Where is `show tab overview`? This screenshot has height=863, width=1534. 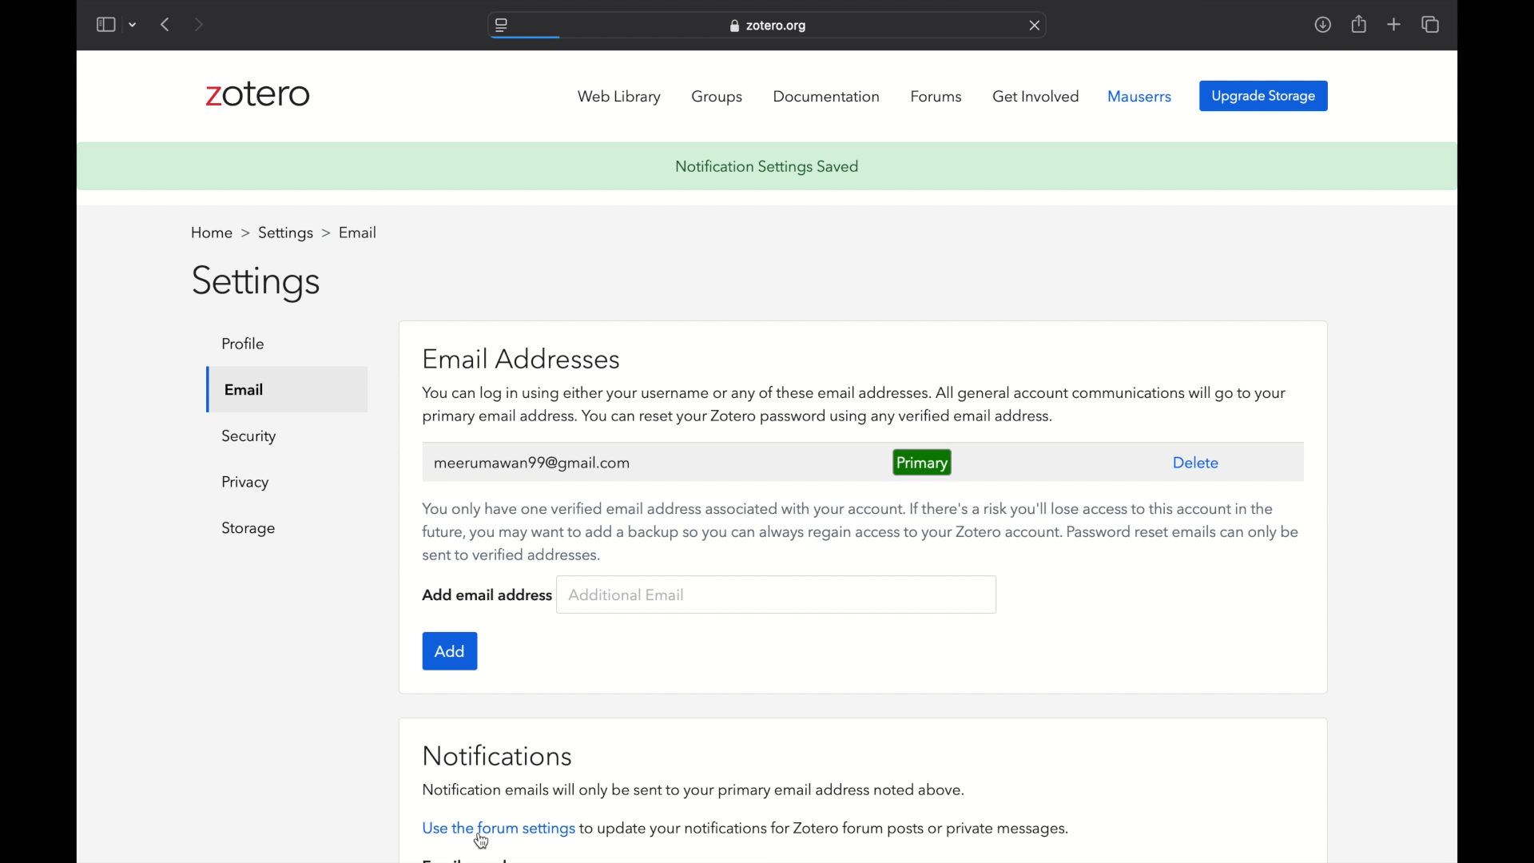 show tab overview is located at coordinates (1432, 24).